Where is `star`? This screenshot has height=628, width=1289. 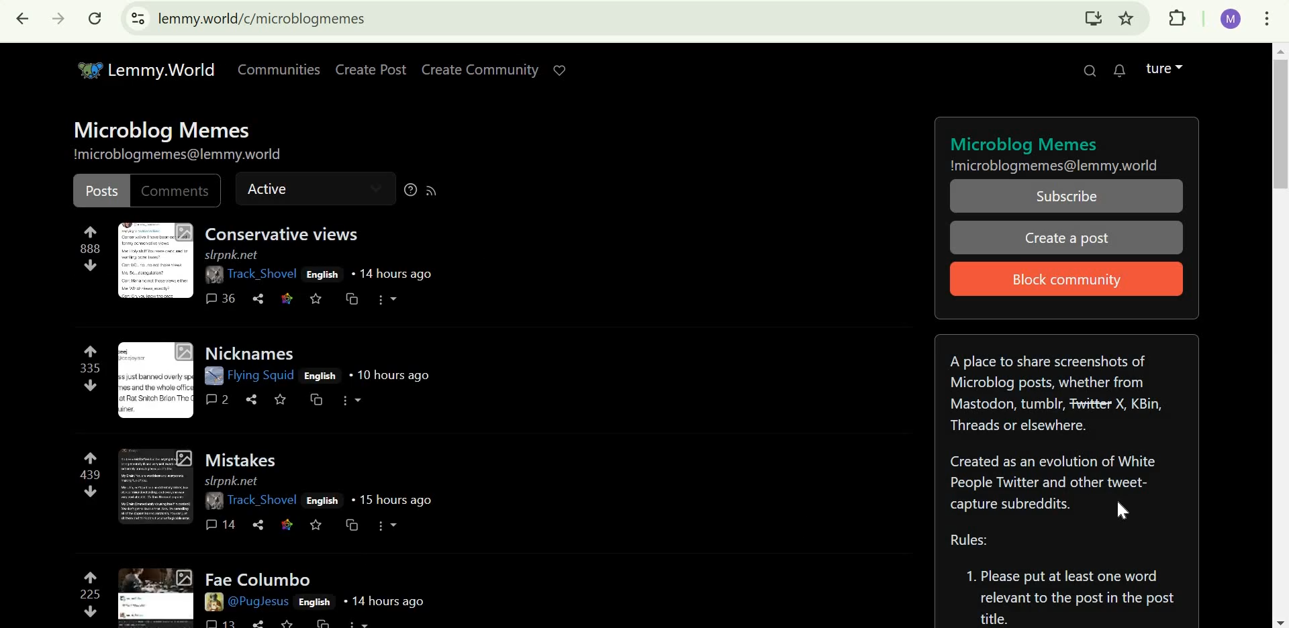
star is located at coordinates (293, 623).